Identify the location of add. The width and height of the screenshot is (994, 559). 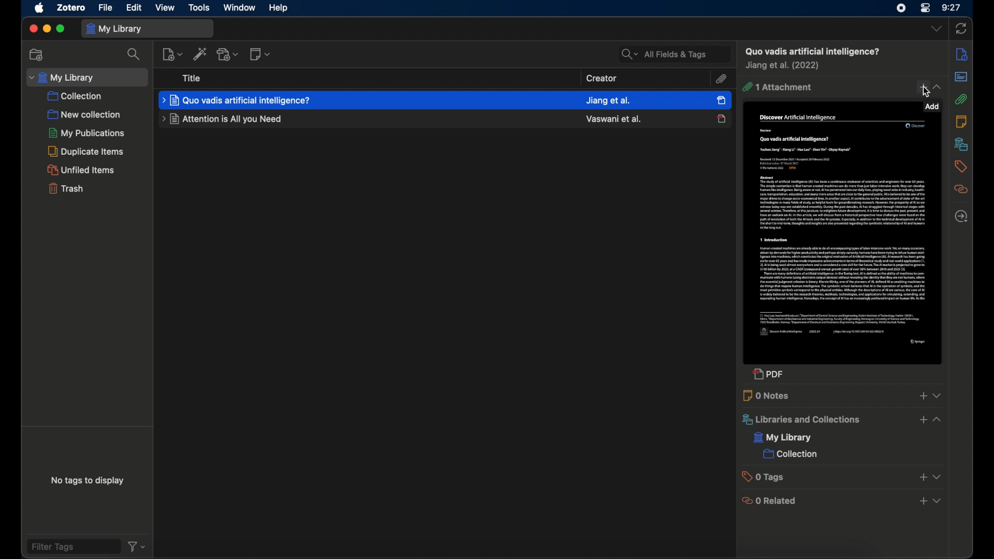
(922, 396).